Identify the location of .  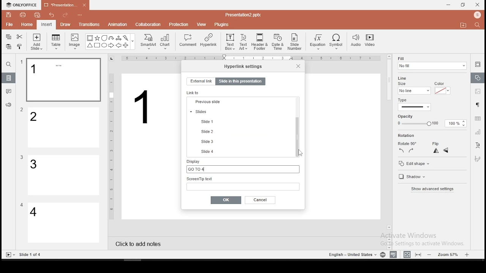
(243, 14).